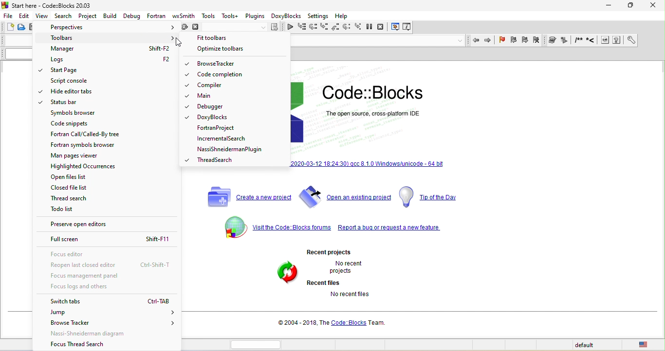 This screenshot has height=351, width=665. What do you see at coordinates (383, 27) in the screenshot?
I see `stop debugger` at bounding box center [383, 27].